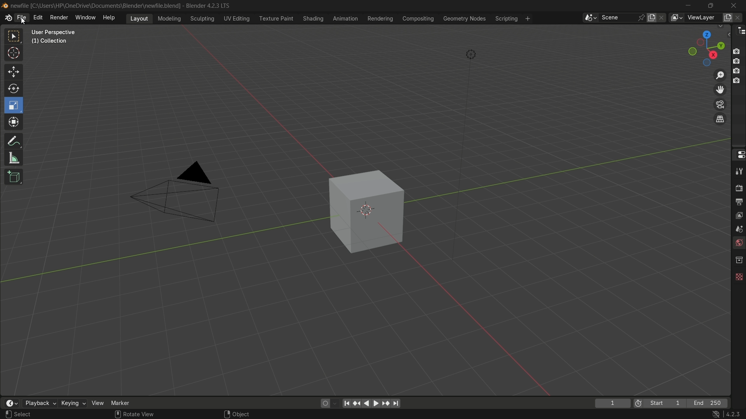 This screenshot has height=419, width=746. What do you see at coordinates (739, 17) in the screenshot?
I see `remove view layer` at bounding box center [739, 17].